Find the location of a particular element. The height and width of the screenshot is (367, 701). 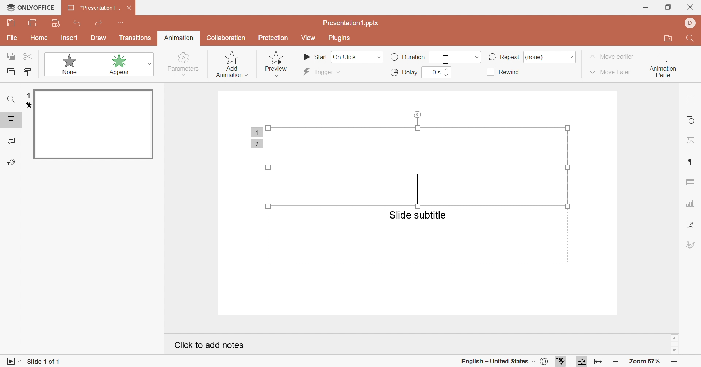

comments is located at coordinates (11, 140).